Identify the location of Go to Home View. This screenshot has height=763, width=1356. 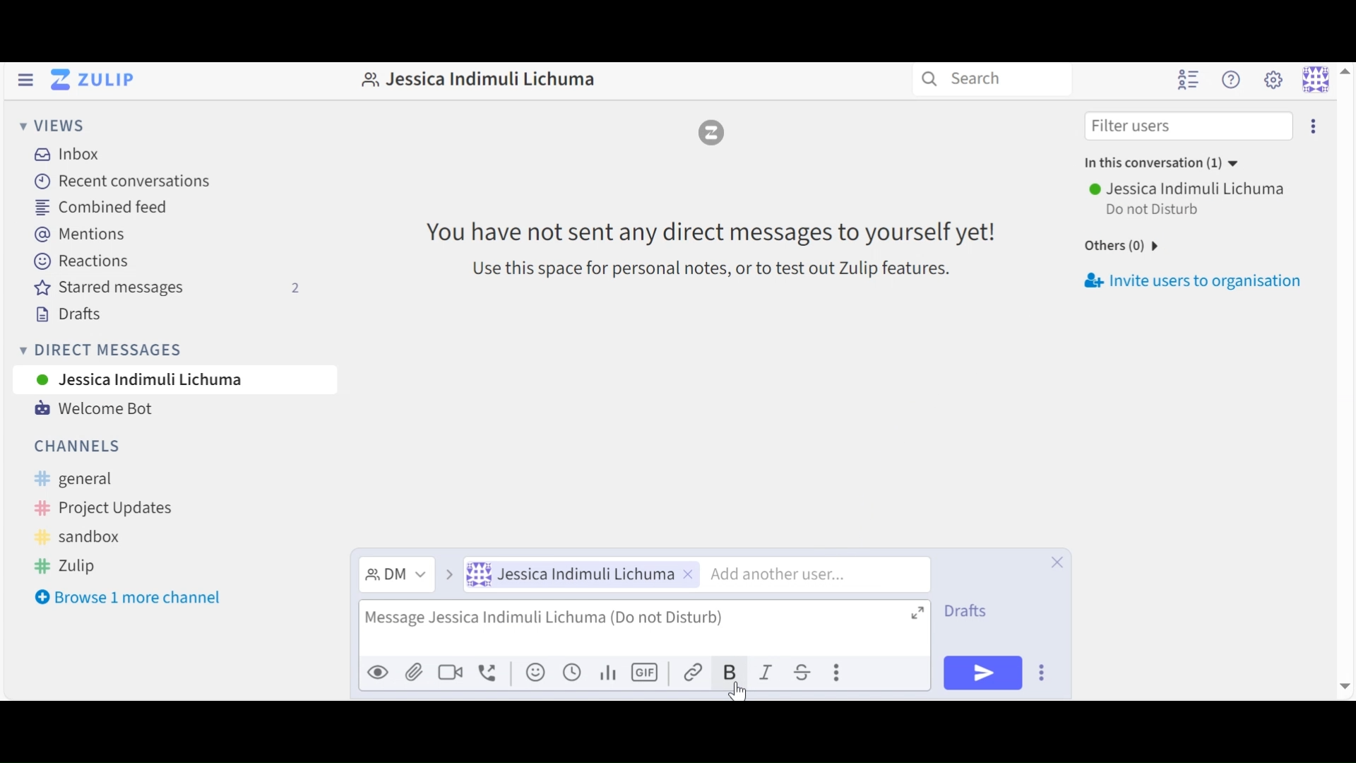
(90, 81).